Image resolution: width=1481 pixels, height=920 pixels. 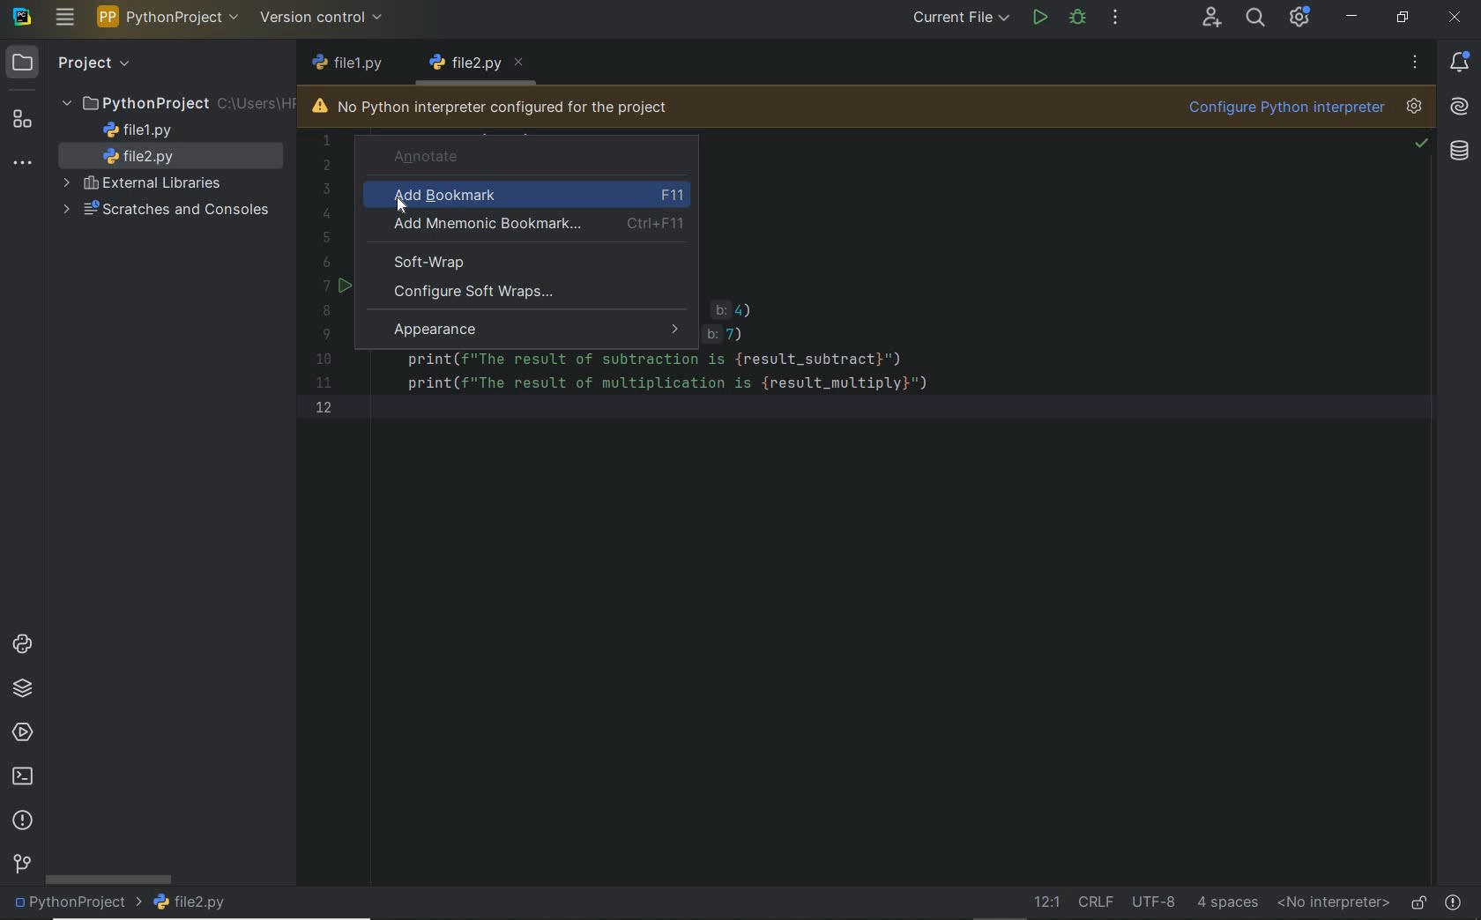 What do you see at coordinates (539, 293) in the screenshot?
I see `configure soft wraps` at bounding box center [539, 293].